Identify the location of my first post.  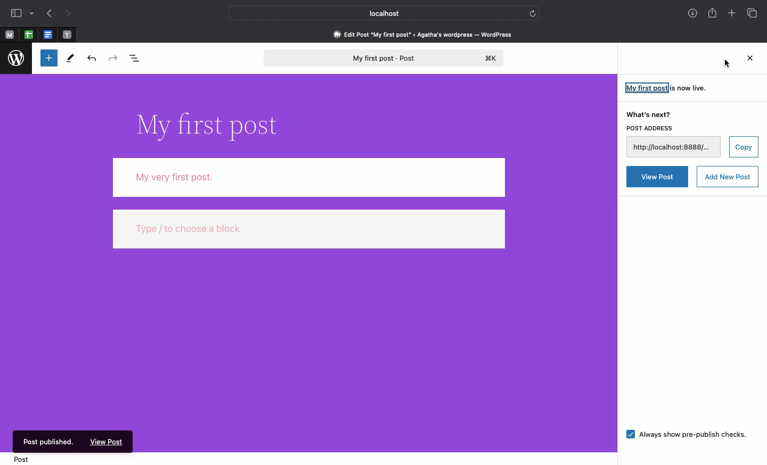
(647, 88).